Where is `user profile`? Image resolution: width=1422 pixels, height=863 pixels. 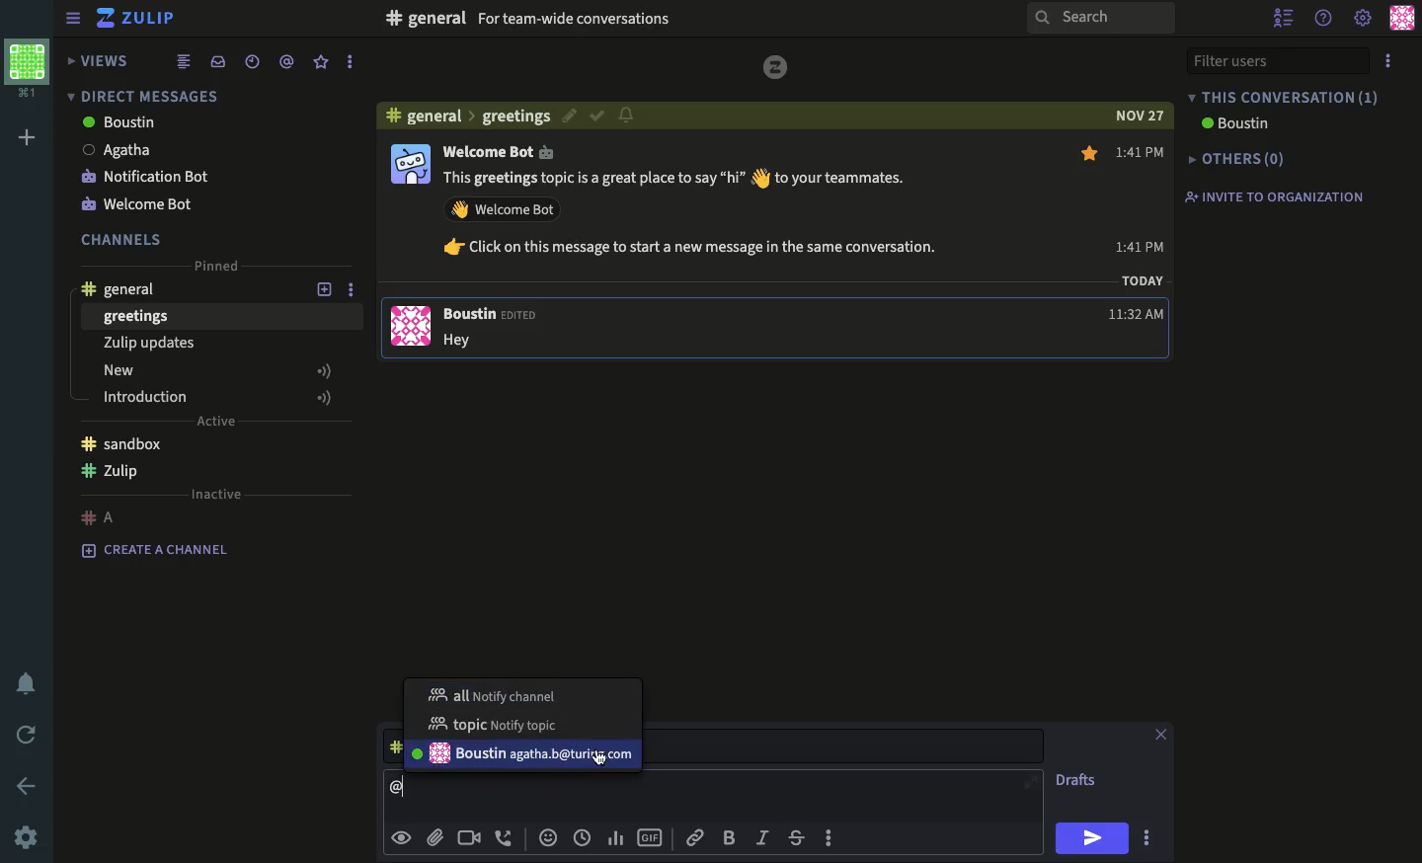 user profile is located at coordinates (410, 243).